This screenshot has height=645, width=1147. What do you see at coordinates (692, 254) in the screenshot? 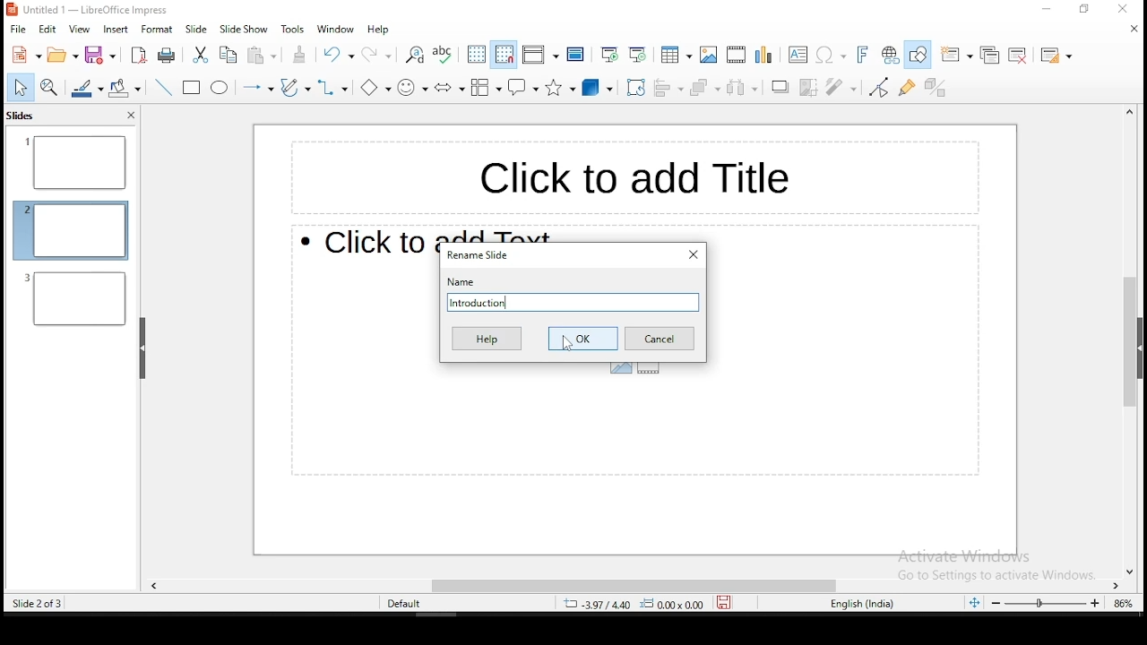
I see `close window` at bounding box center [692, 254].